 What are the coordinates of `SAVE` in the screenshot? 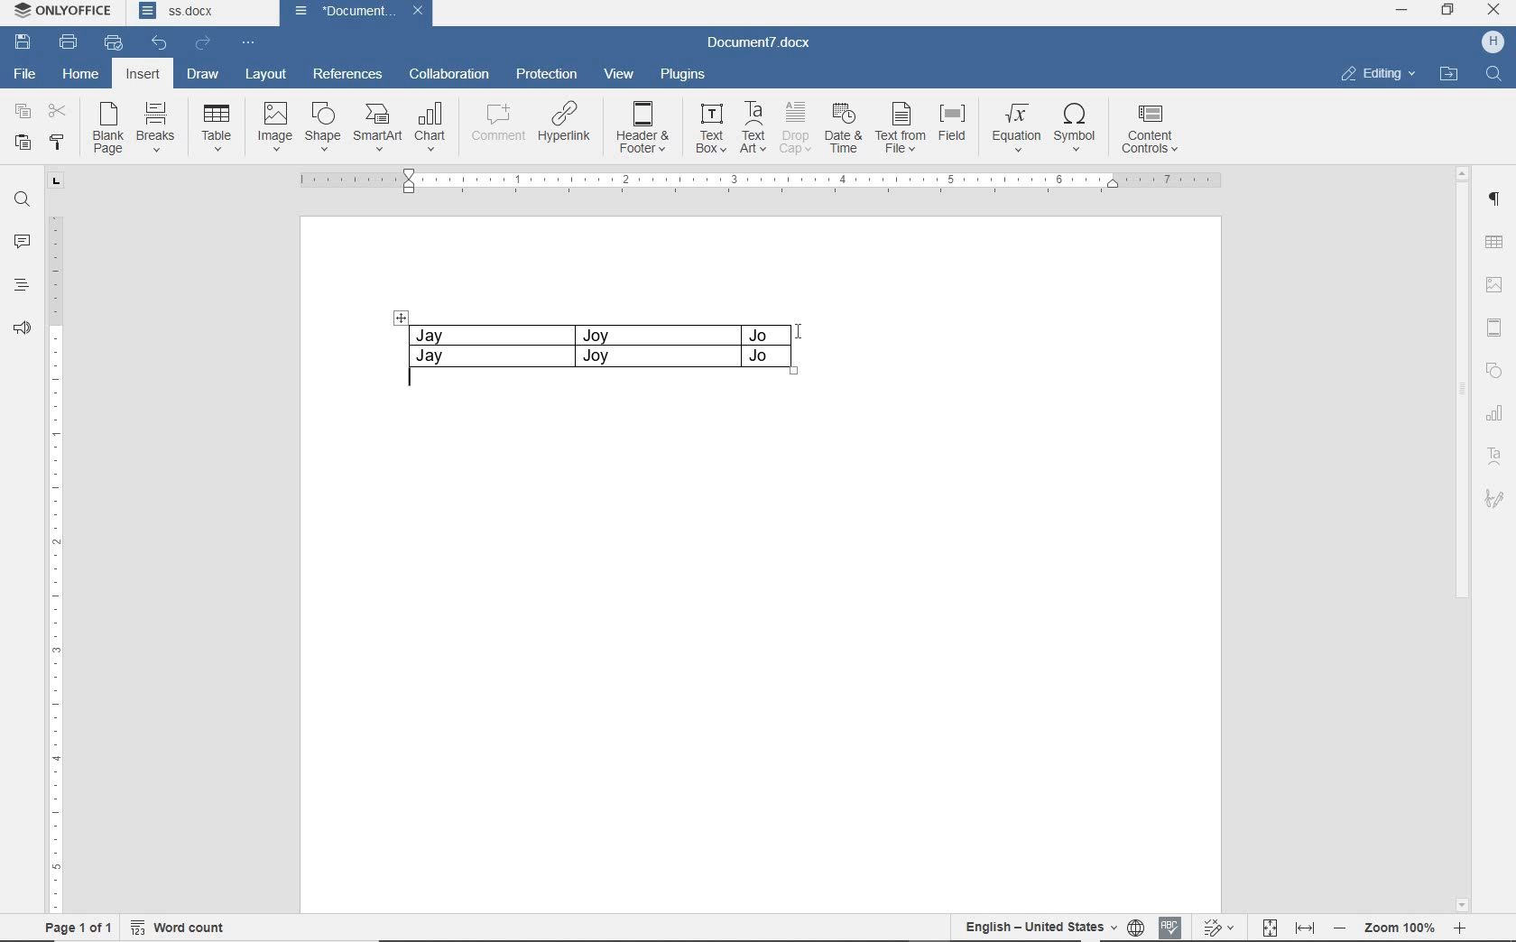 It's located at (23, 42).